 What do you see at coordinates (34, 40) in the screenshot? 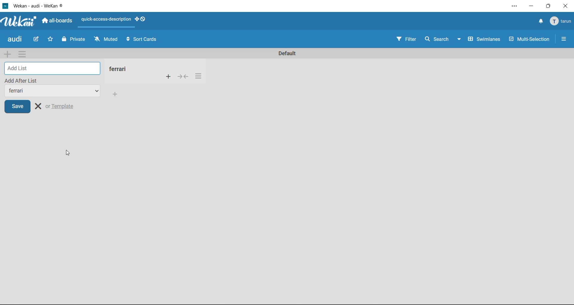
I see `edit` at bounding box center [34, 40].